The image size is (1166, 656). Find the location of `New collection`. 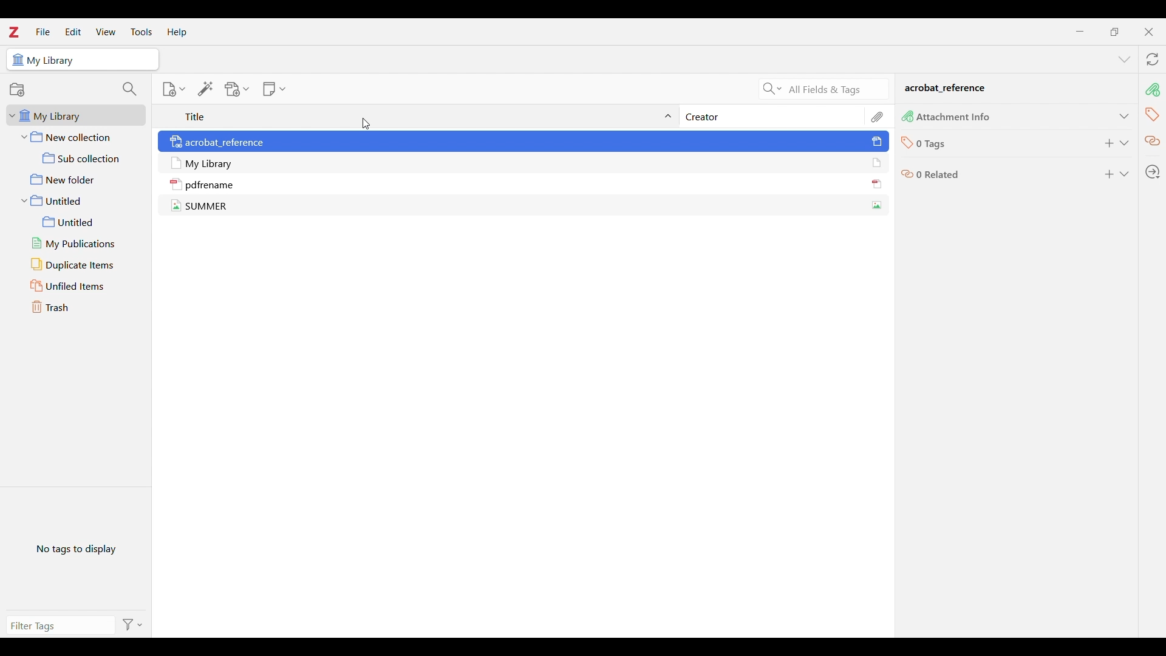

New collection is located at coordinates (77, 137).